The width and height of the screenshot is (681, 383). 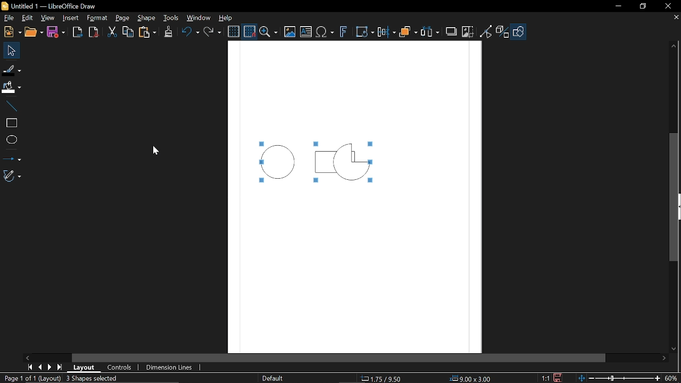 What do you see at coordinates (38, 367) in the screenshot?
I see `Previous page` at bounding box center [38, 367].